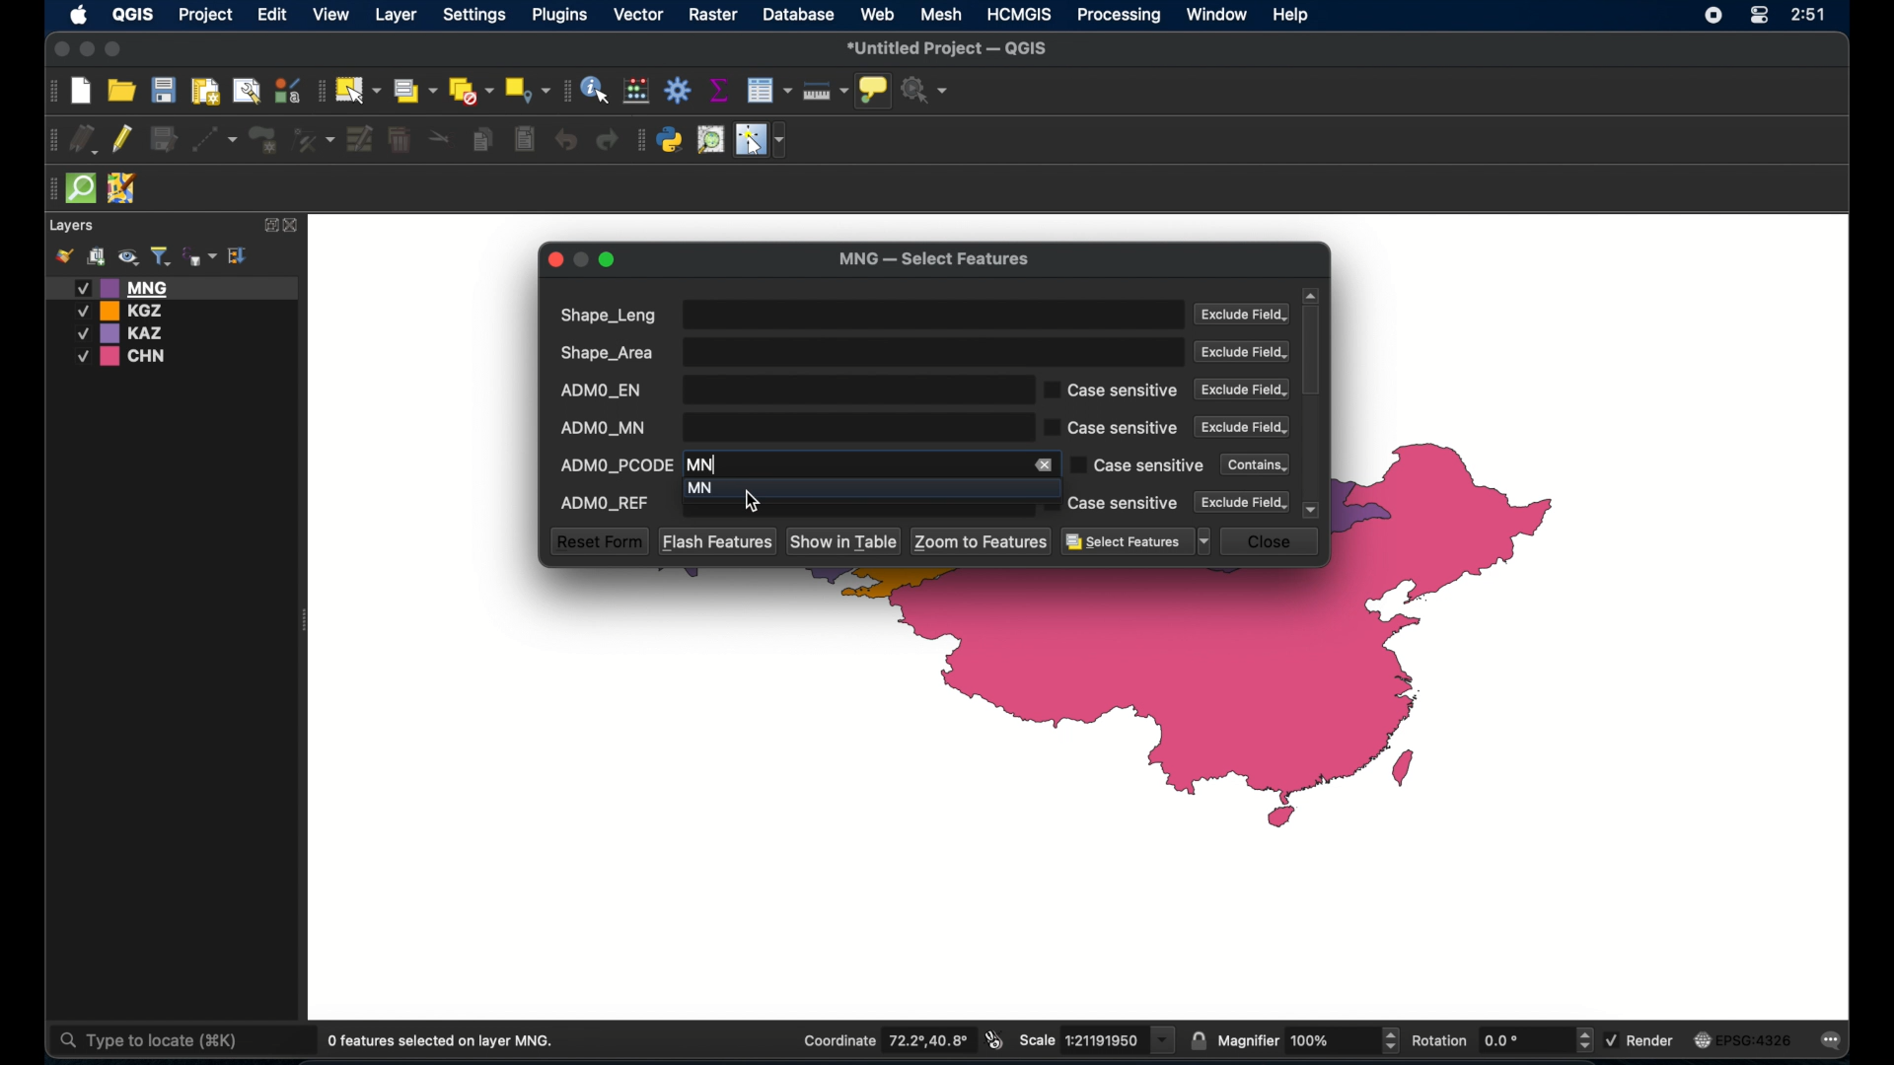 This screenshot has height=1065, width=1894. What do you see at coordinates (1218, 15) in the screenshot?
I see `window` at bounding box center [1218, 15].